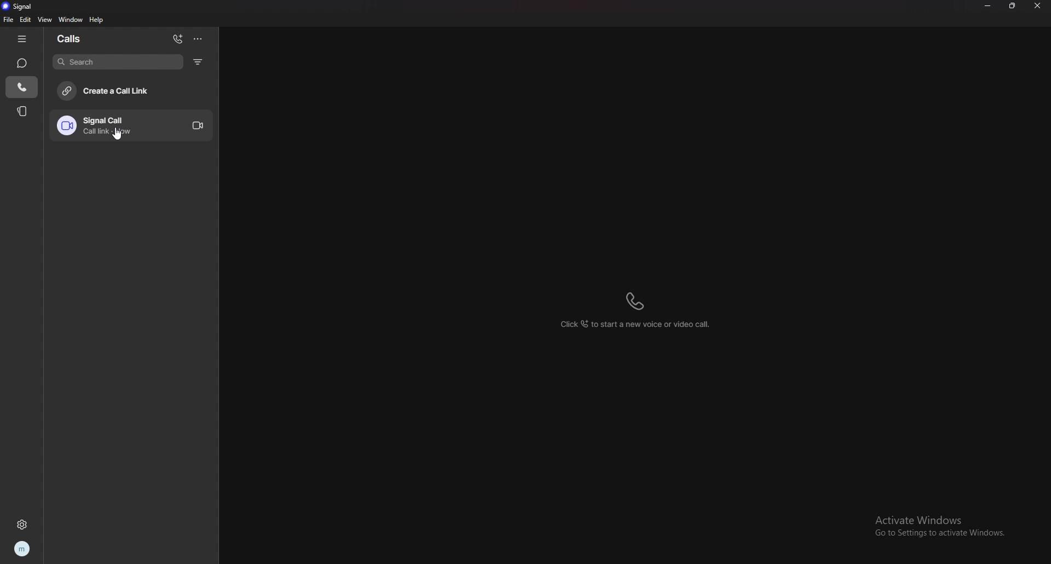 The image size is (1051, 564). What do you see at coordinates (200, 61) in the screenshot?
I see `filter` at bounding box center [200, 61].